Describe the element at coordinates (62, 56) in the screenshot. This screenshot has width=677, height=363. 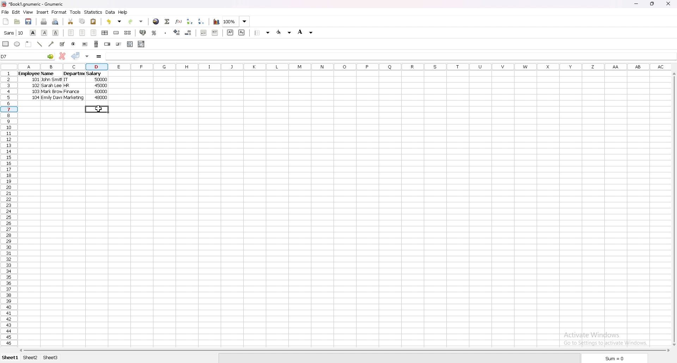
I see `cancel changes` at that location.